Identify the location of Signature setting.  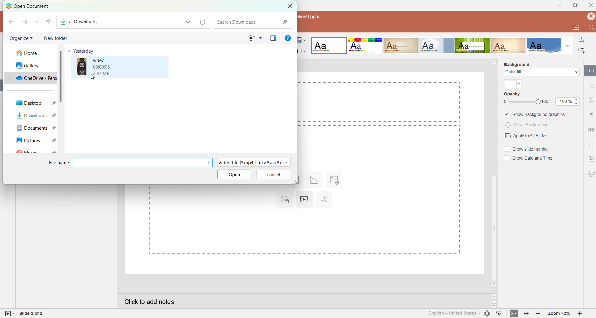
(590, 173).